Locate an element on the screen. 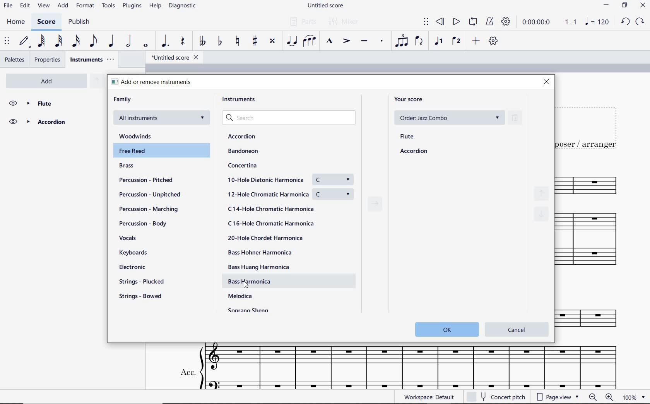 The height and width of the screenshot is (404, 650). brass is located at coordinates (126, 167).